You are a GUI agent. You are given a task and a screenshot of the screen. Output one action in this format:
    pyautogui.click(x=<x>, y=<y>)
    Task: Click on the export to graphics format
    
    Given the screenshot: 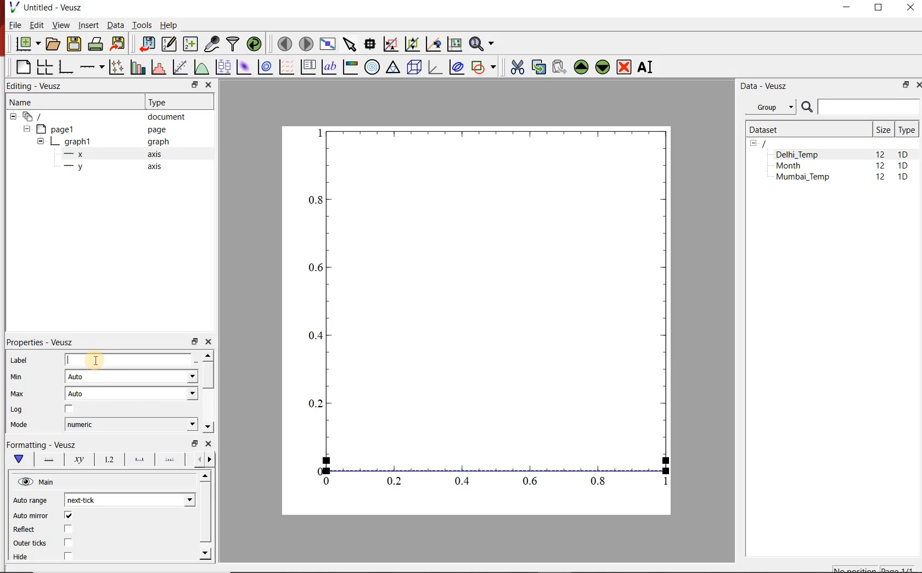 What is the action you would take?
    pyautogui.click(x=119, y=44)
    